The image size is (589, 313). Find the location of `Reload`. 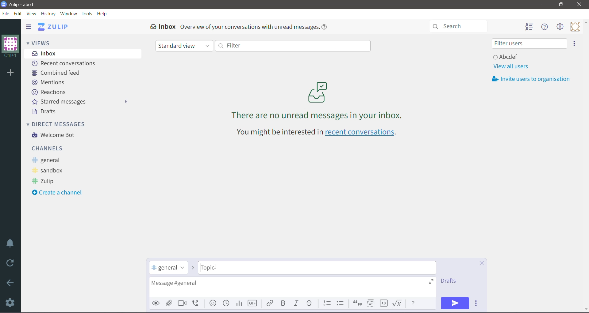

Reload is located at coordinates (11, 263).